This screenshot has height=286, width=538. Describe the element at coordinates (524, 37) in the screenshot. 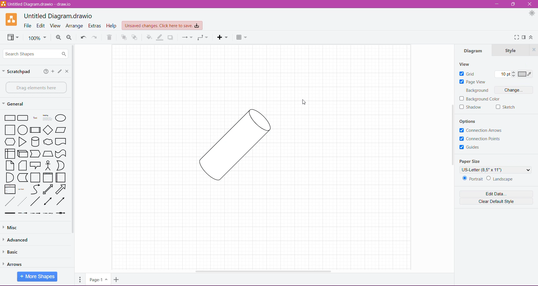

I see `Format` at that location.